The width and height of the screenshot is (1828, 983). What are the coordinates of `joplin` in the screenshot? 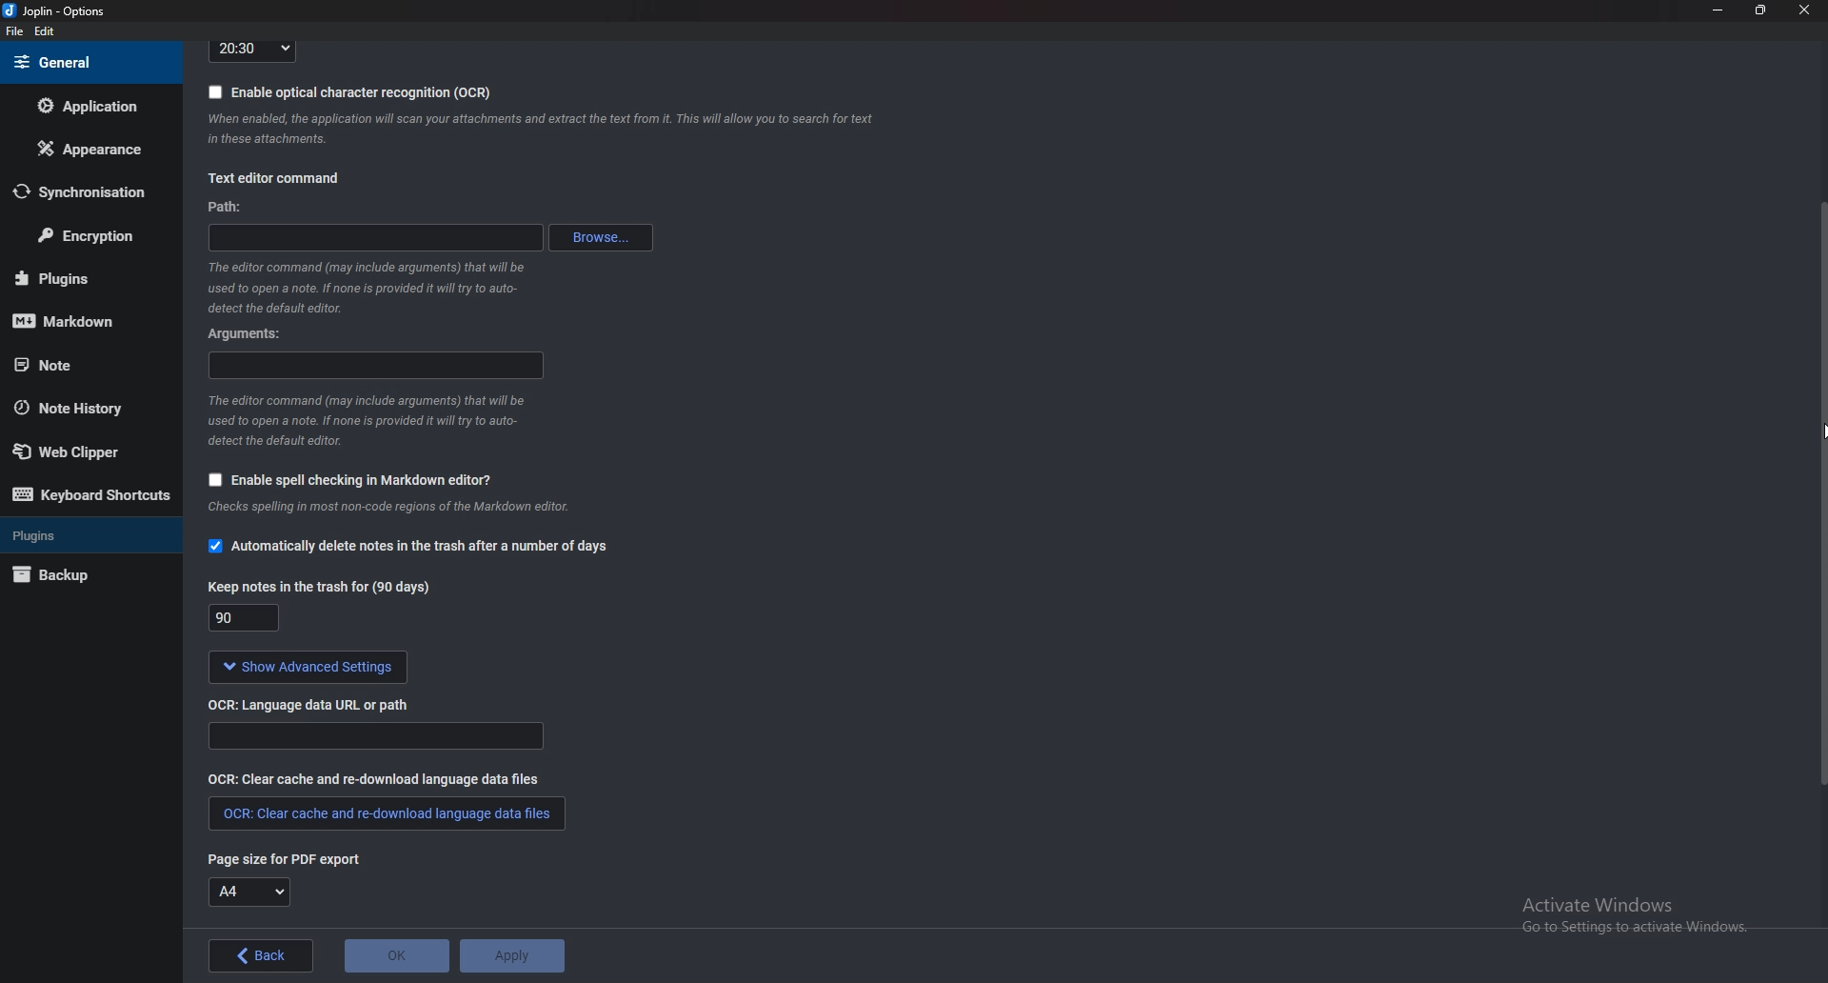 It's located at (58, 12).